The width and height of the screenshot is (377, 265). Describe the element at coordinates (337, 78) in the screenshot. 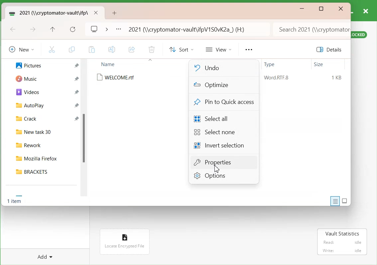

I see `1 KB` at that location.